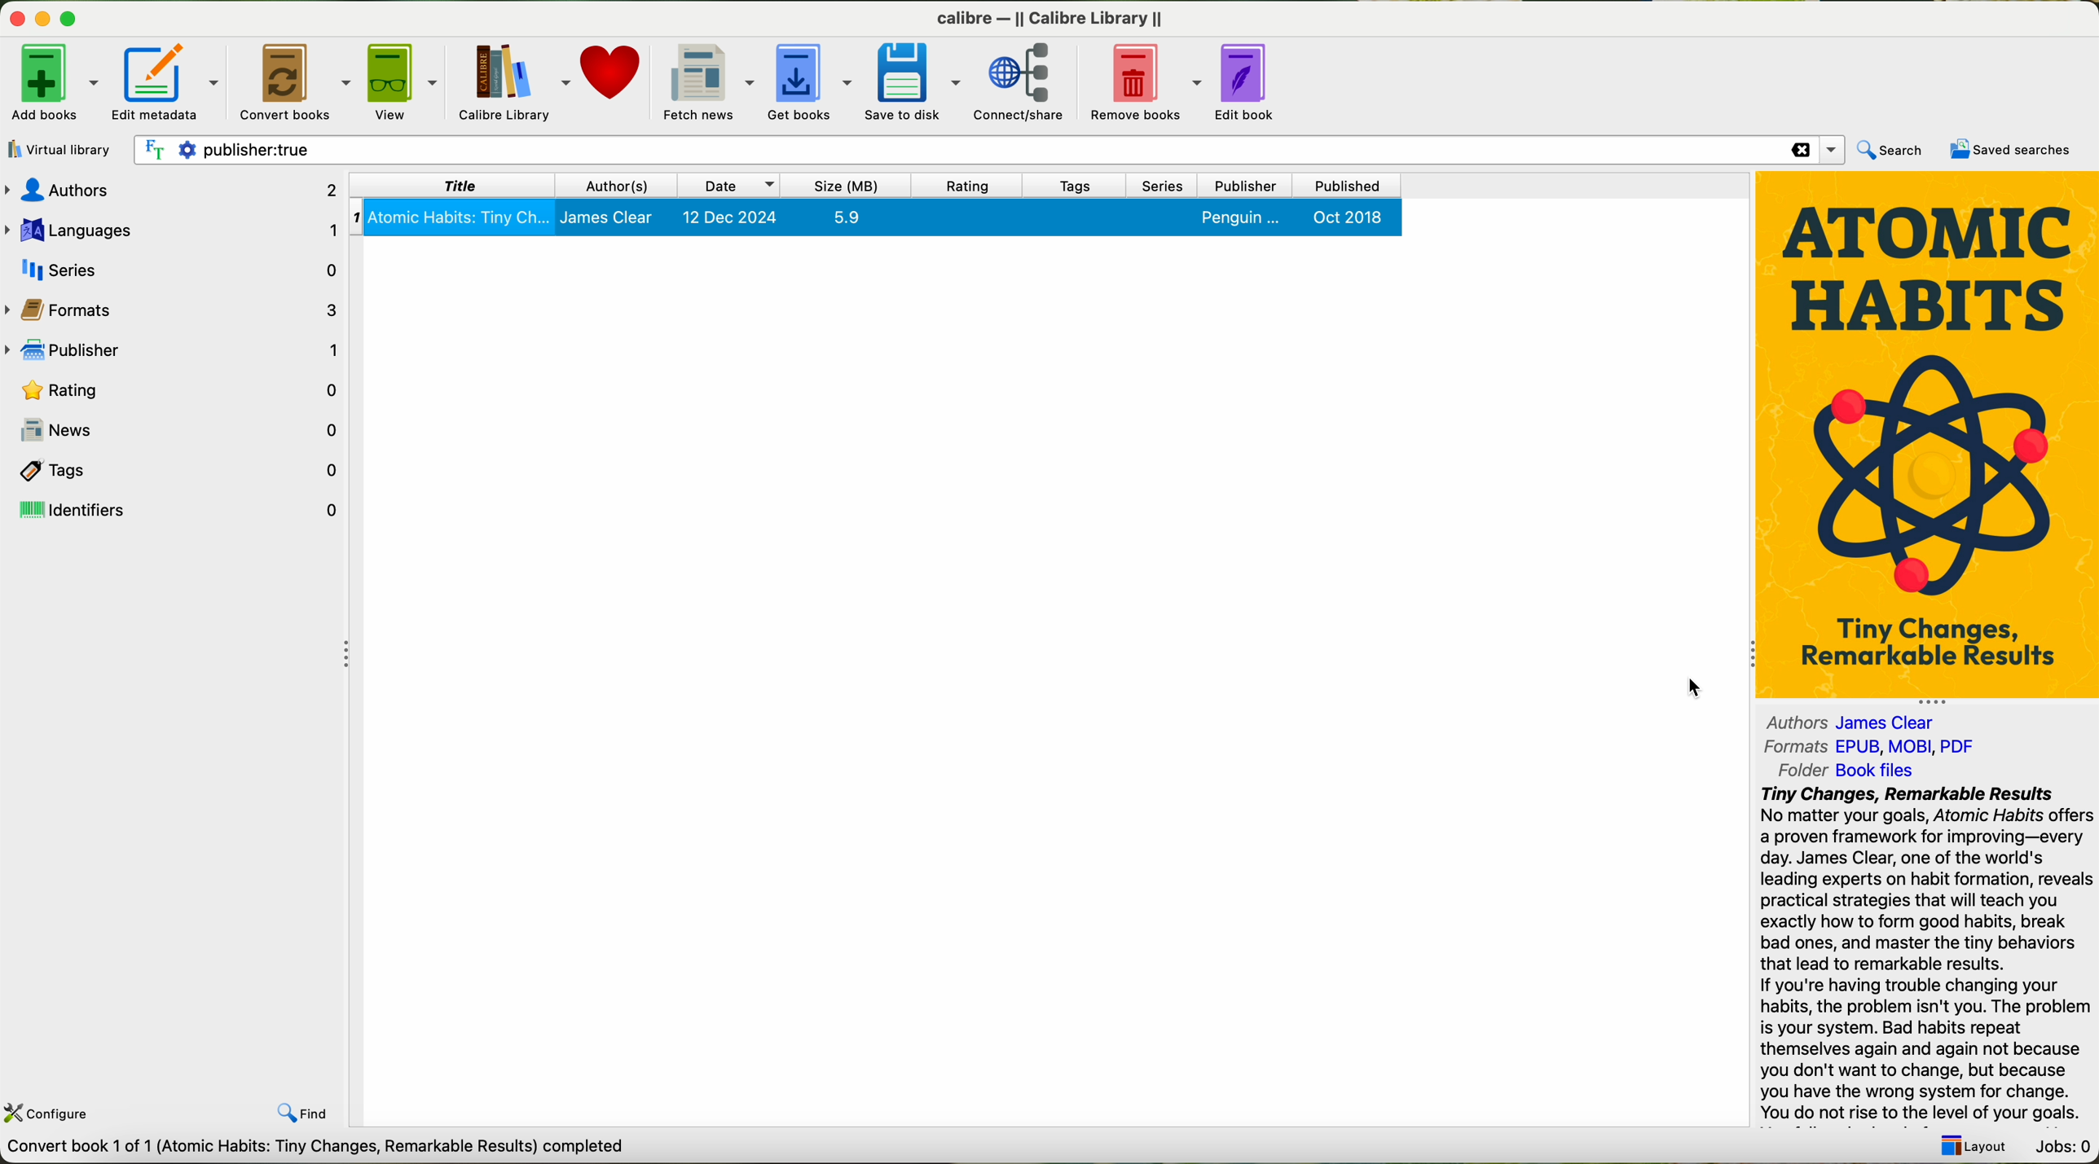  I want to click on add books, so click(50, 81).